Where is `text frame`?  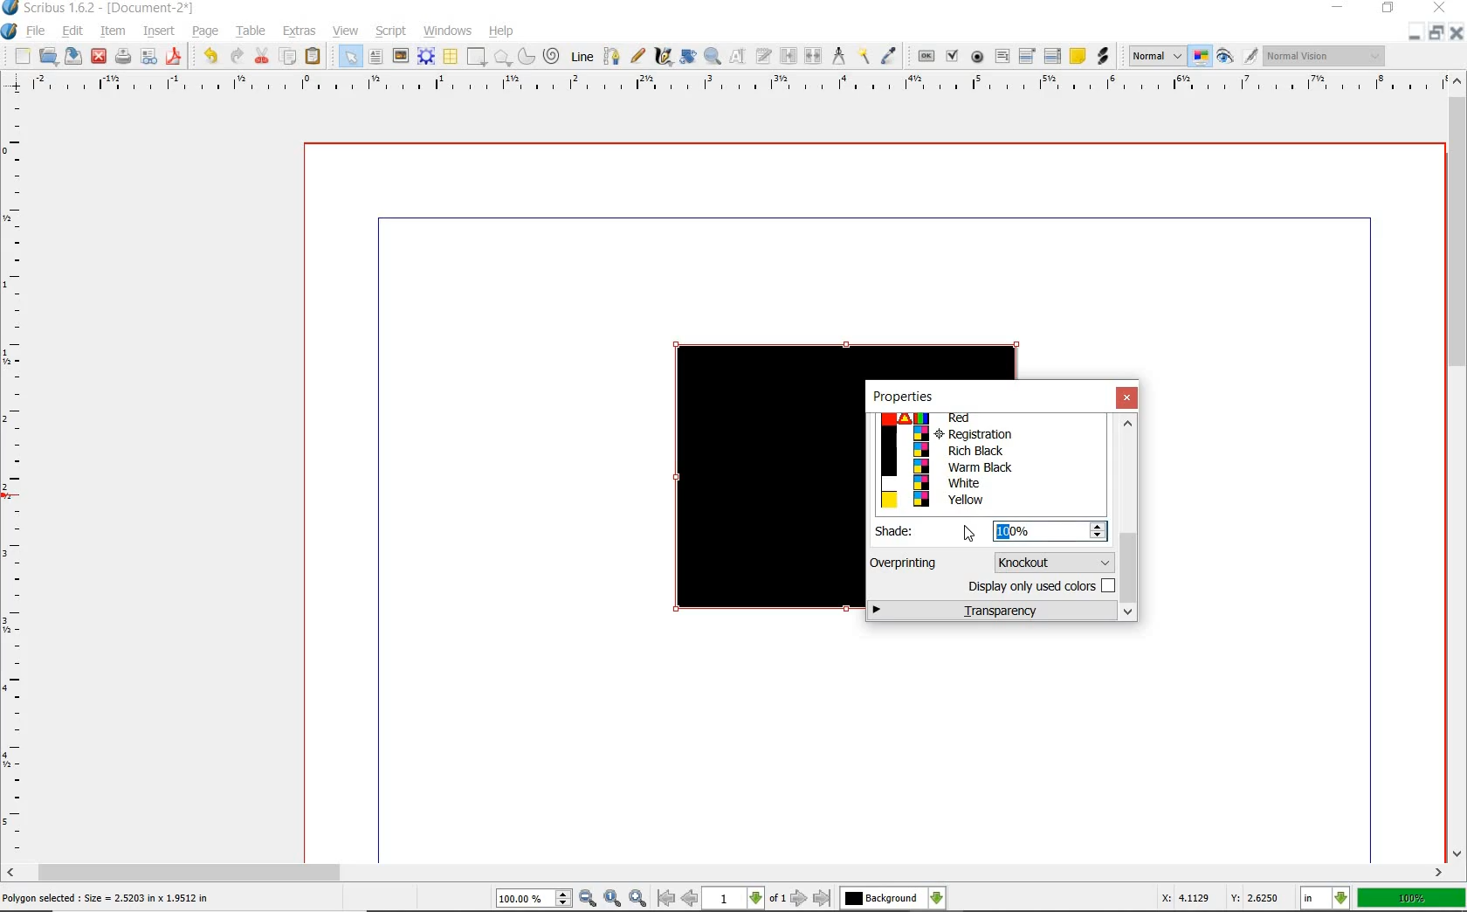 text frame is located at coordinates (378, 56).